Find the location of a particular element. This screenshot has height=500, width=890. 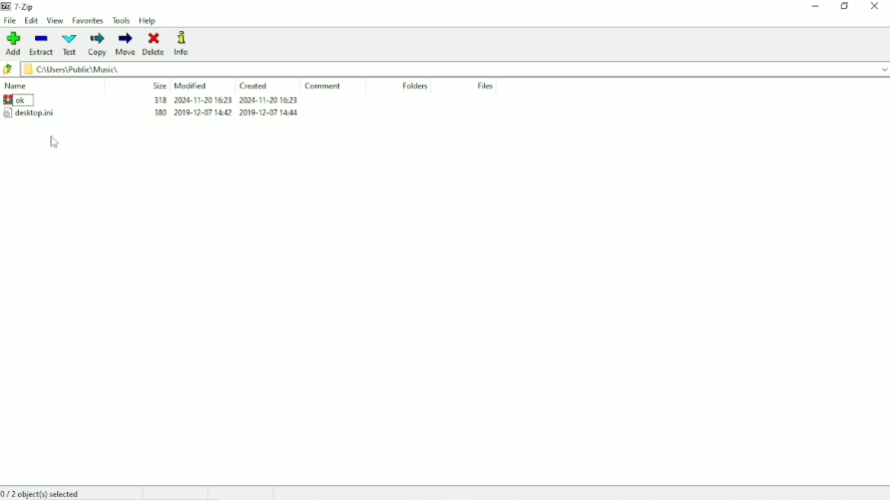

Back is located at coordinates (9, 69).